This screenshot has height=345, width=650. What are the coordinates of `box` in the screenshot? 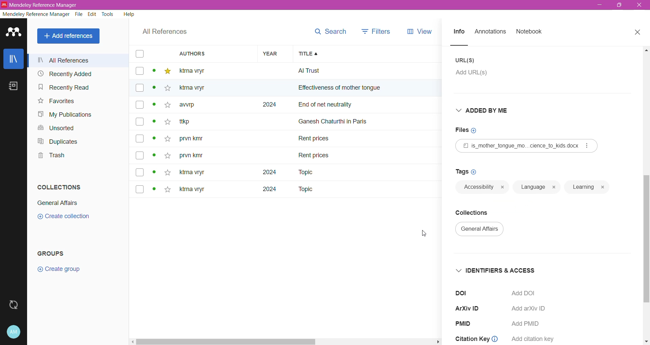 It's located at (139, 88).